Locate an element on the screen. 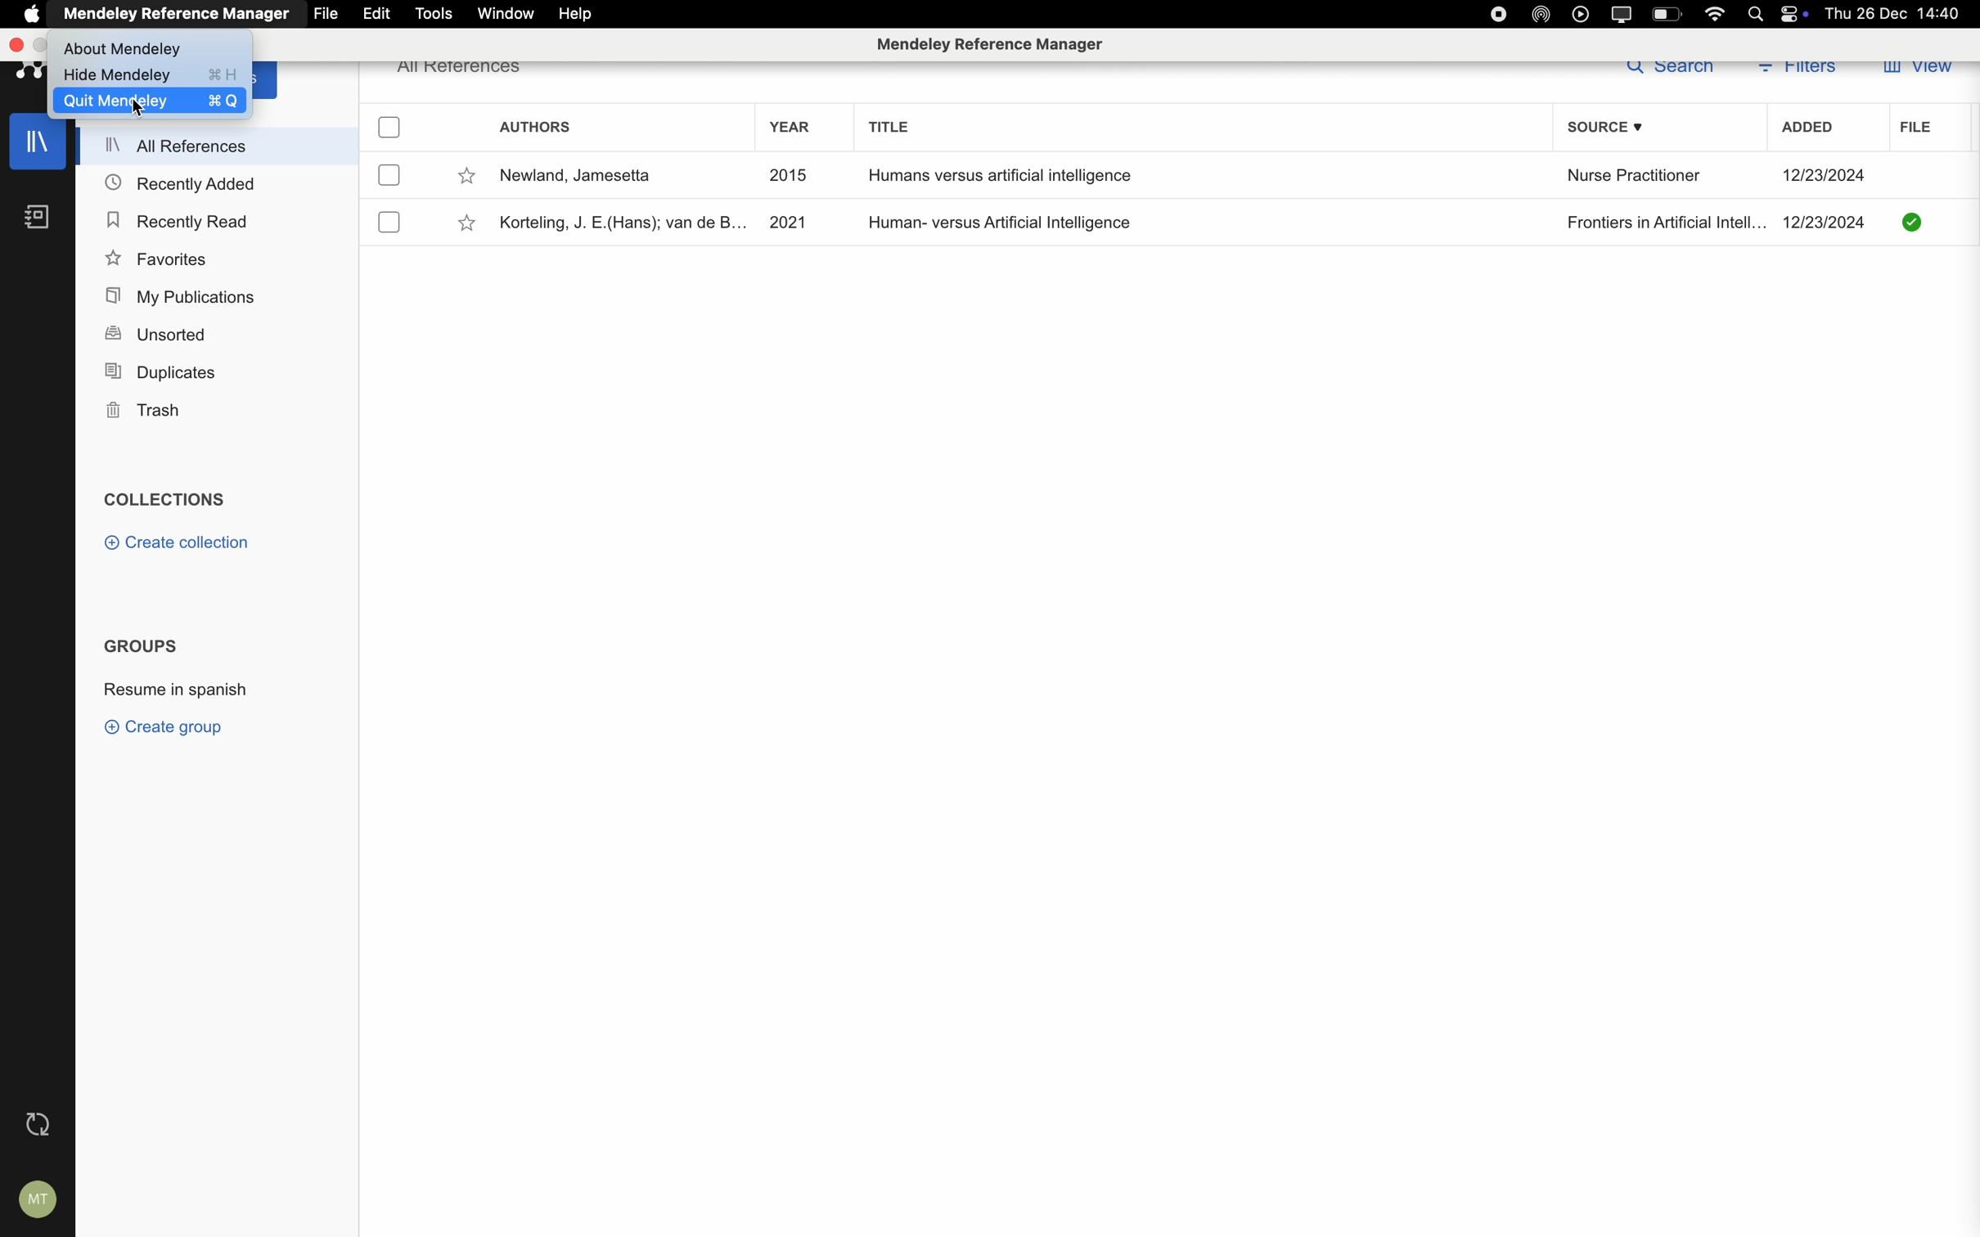 The image size is (1980, 1237). view is located at coordinates (1919, 70).